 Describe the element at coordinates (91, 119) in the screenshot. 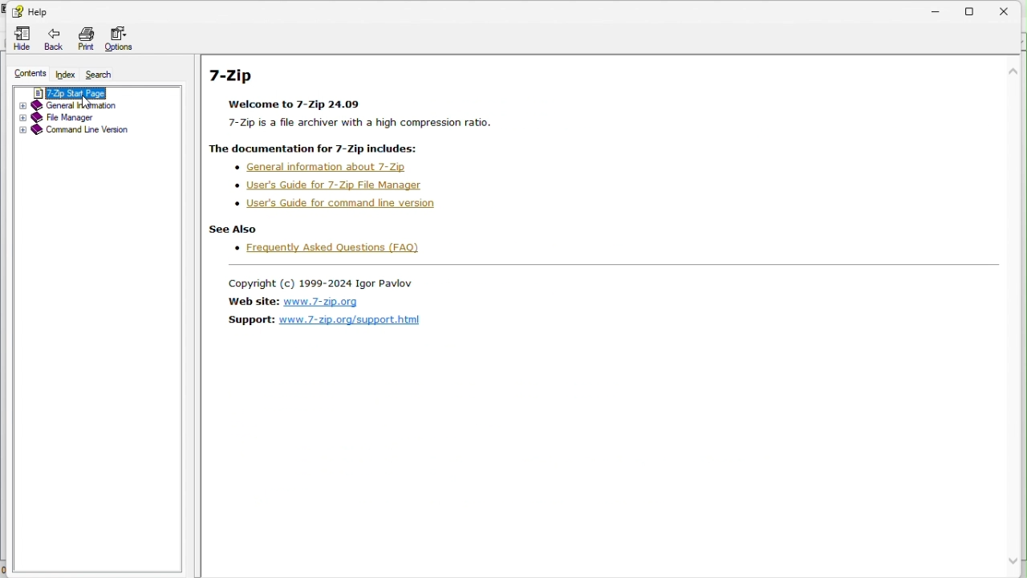

I see `File manager` at that location.